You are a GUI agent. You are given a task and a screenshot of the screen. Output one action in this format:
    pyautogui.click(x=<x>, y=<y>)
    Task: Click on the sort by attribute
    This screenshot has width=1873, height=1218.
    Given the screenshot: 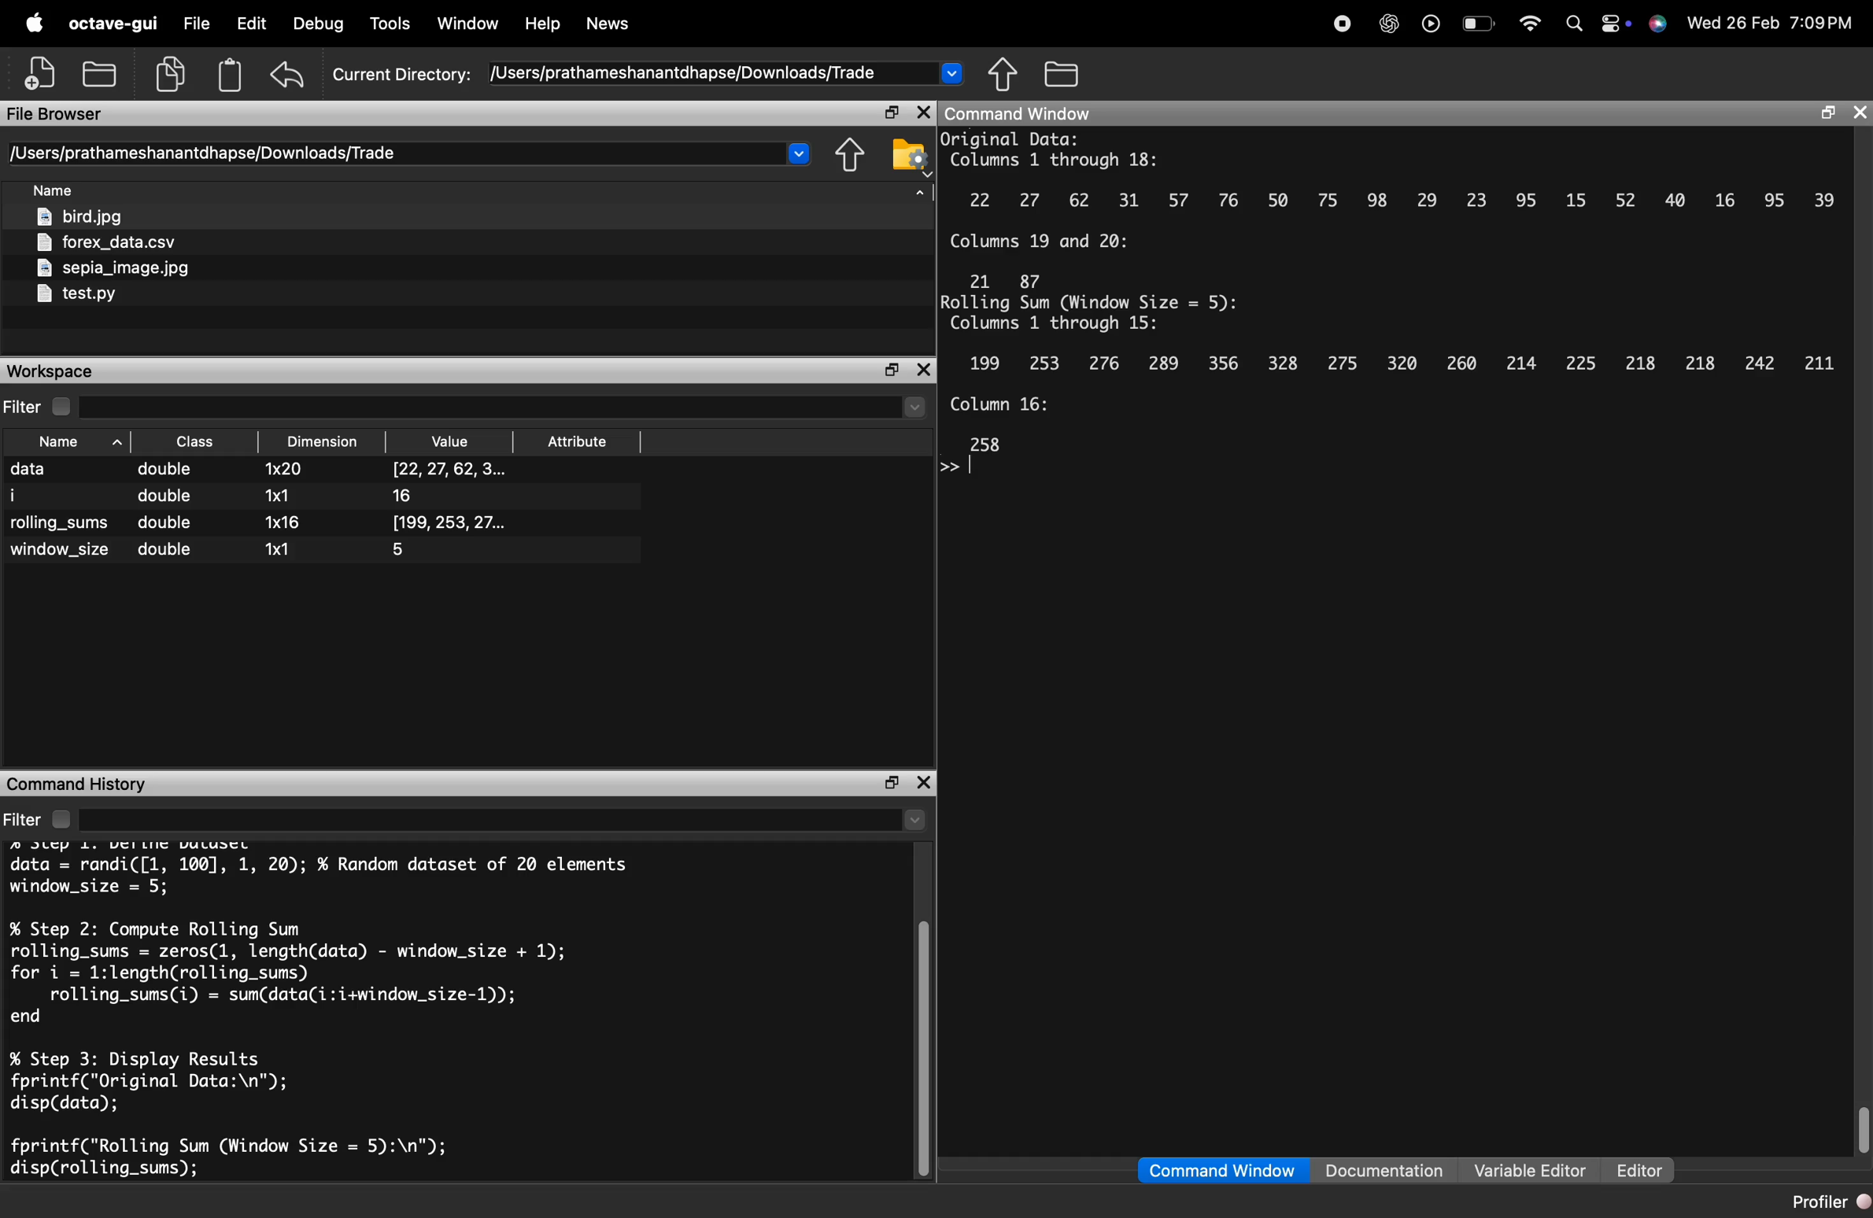 What is the action you would take?
    pyautogui.click(x=580, y=441)
    